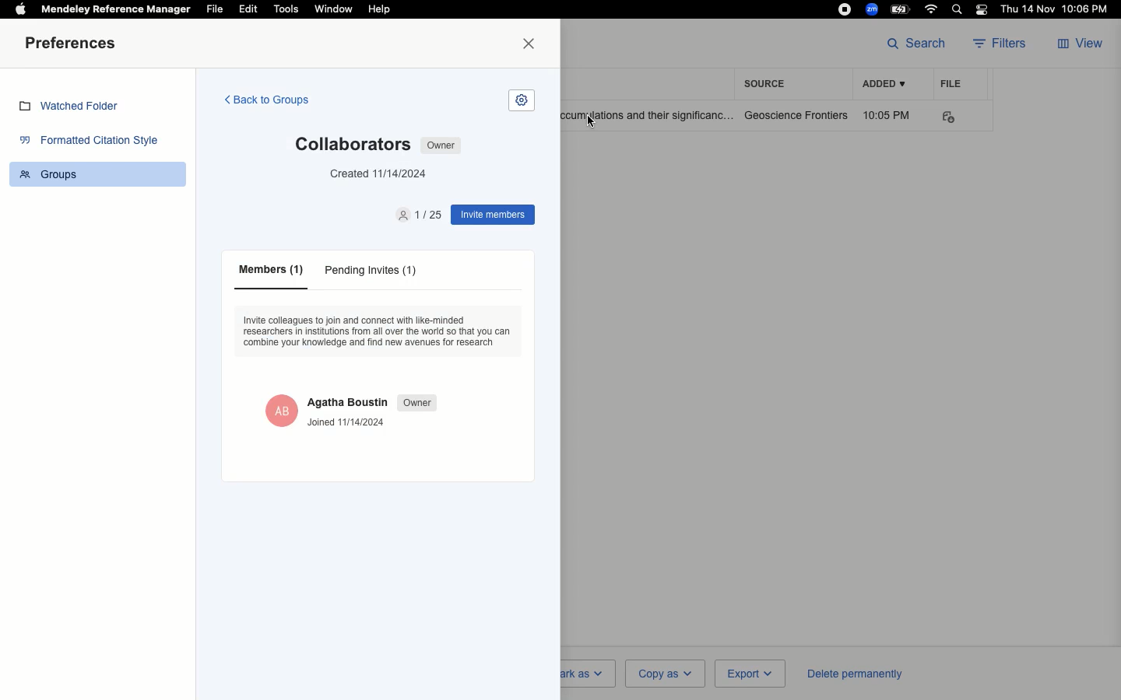 This screenshot has height=700, width=1121. Describe the element at coordinates (959, 117) in the screenshot. I see `PDF` at that location.